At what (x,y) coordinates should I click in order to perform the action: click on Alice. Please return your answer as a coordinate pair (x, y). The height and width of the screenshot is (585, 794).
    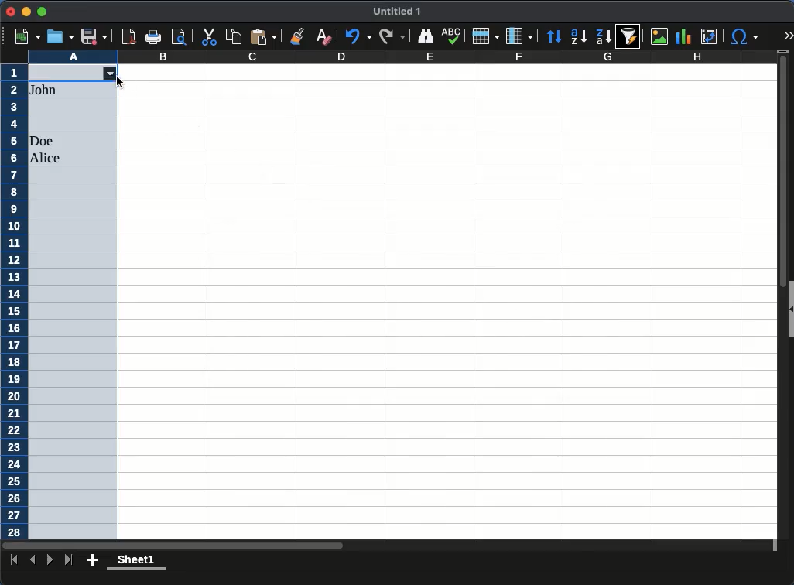
    Looking at the image, I should click on (46, 159).